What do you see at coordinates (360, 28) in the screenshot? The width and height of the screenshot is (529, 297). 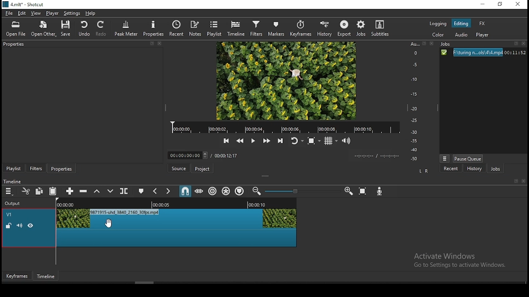 I see `jobs` at bounding box center [360, 28].